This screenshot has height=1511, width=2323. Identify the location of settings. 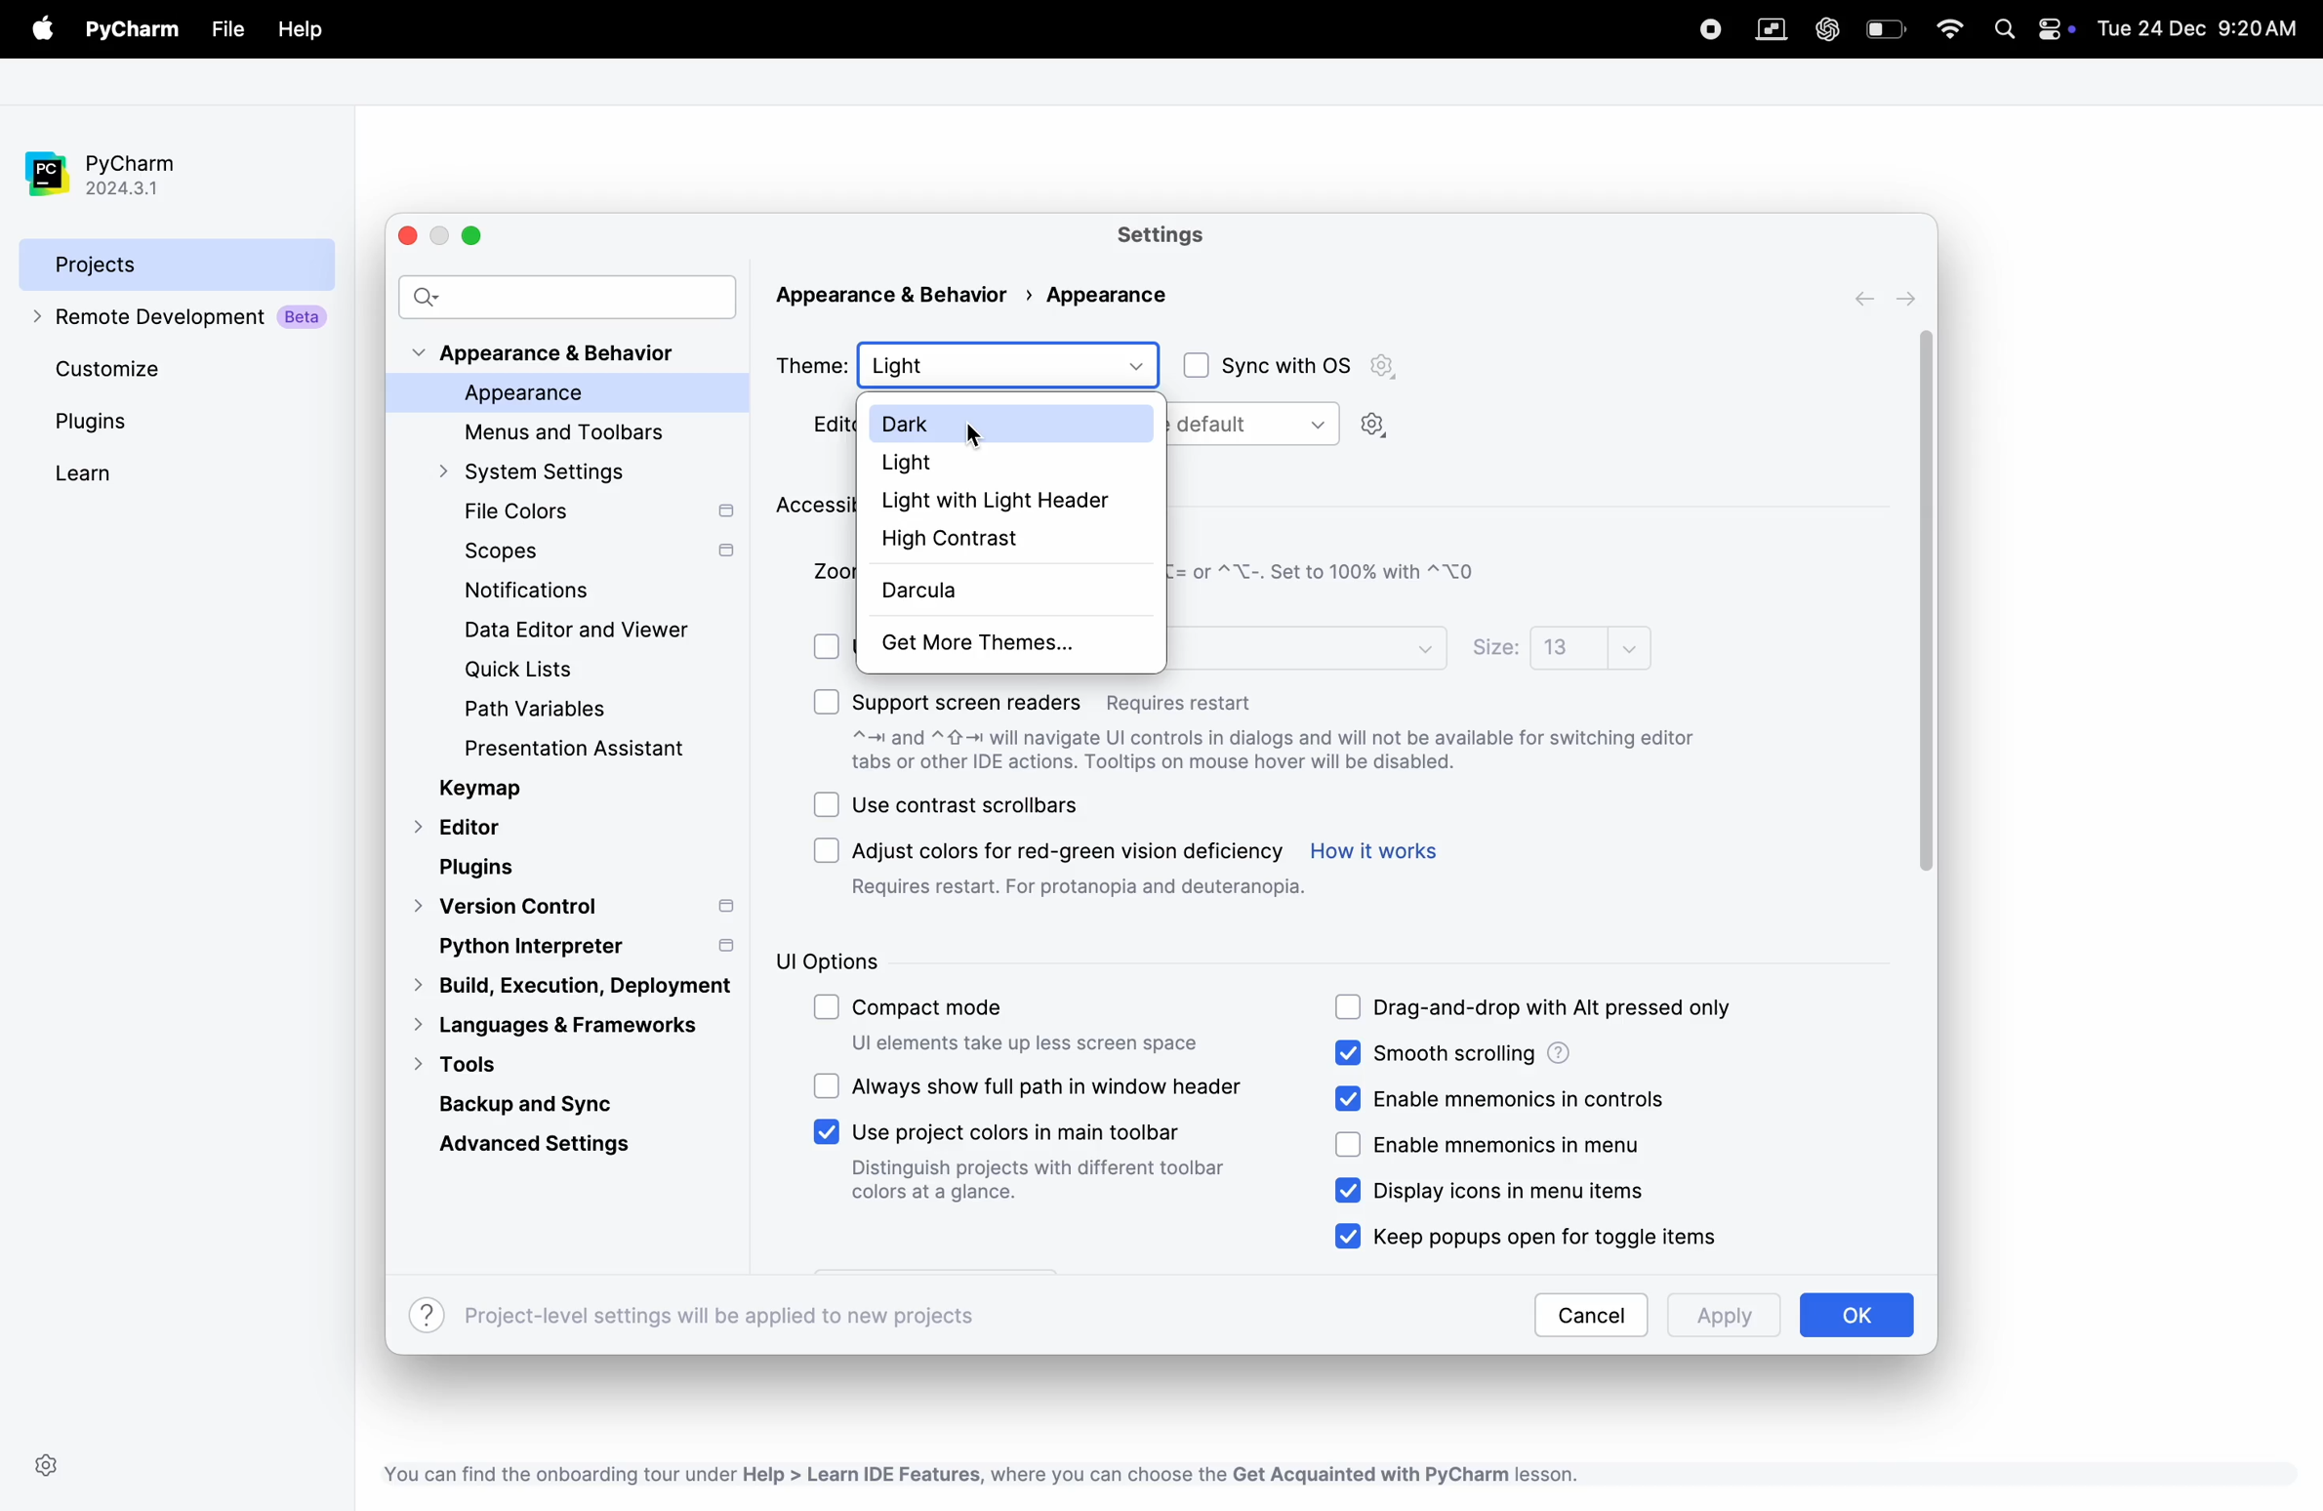
(47, 1466).